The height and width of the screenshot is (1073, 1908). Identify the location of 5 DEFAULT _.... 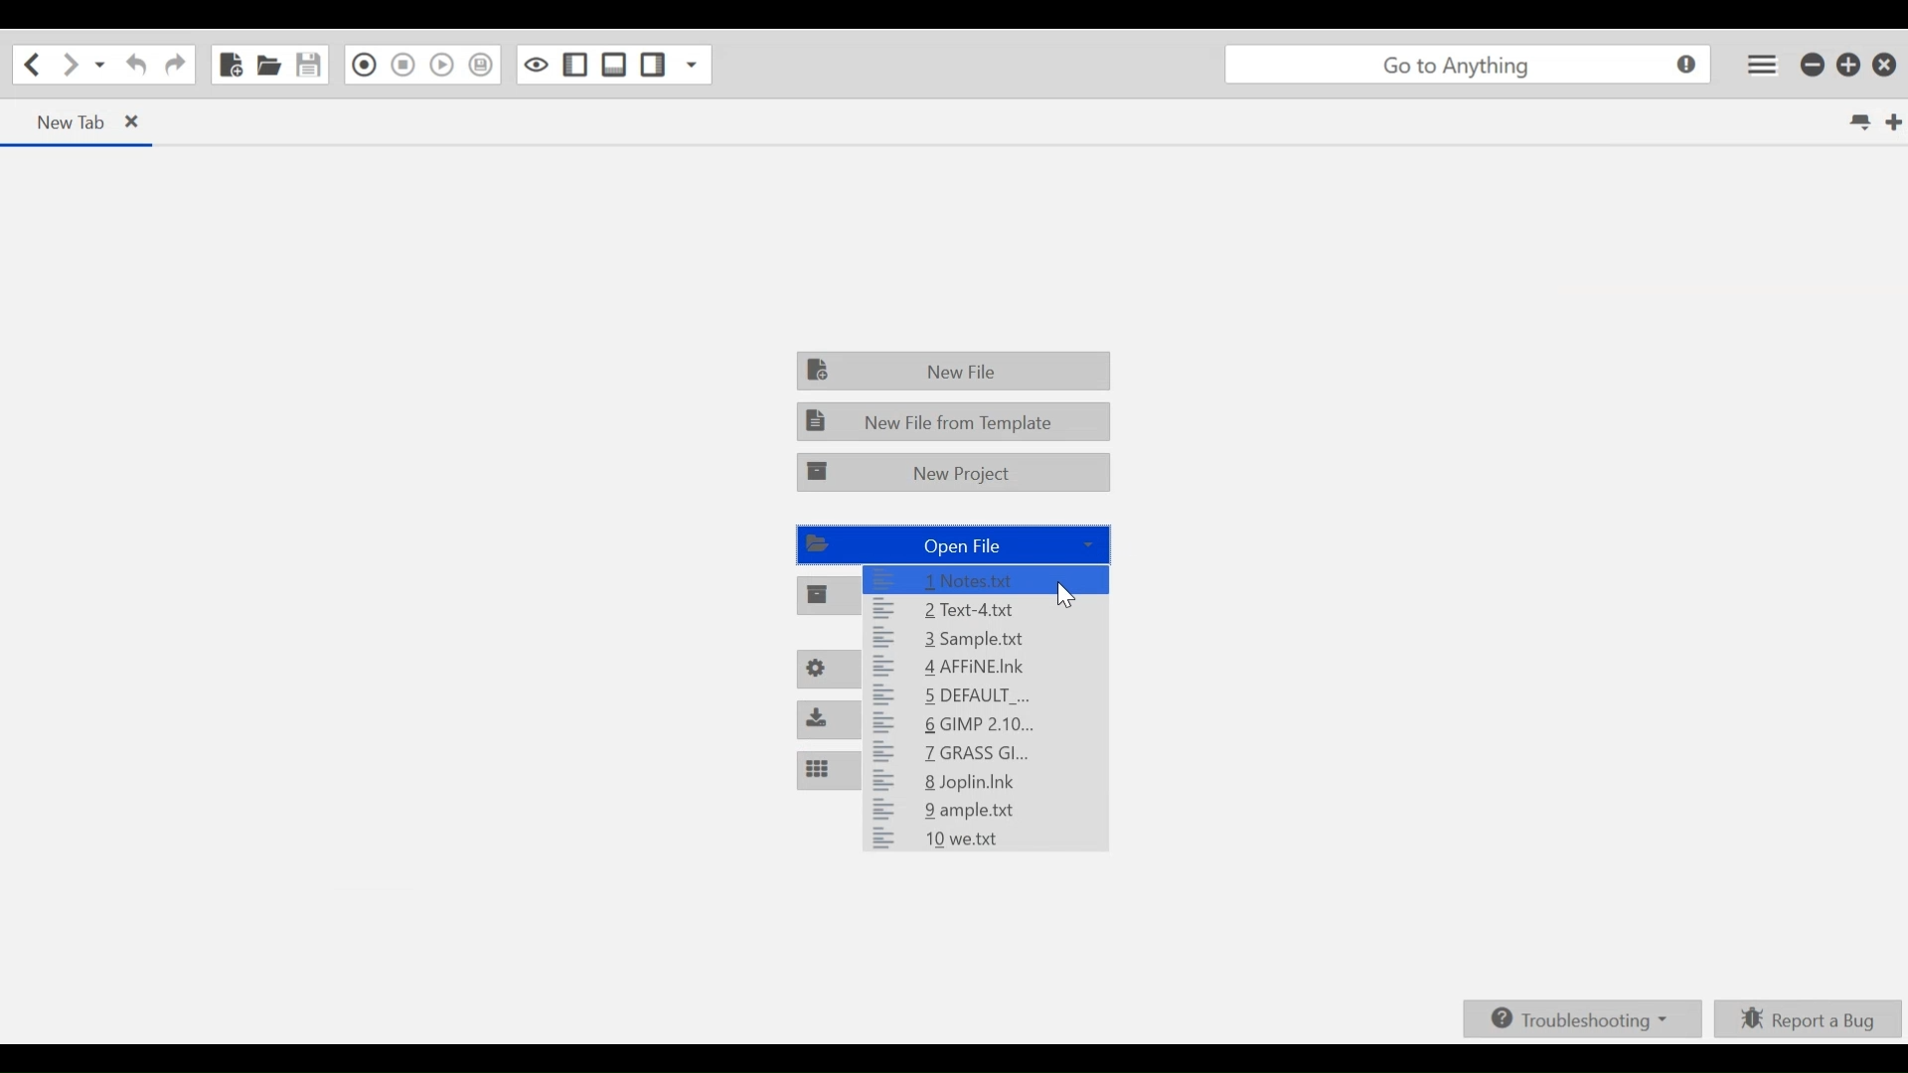
(993, 693).